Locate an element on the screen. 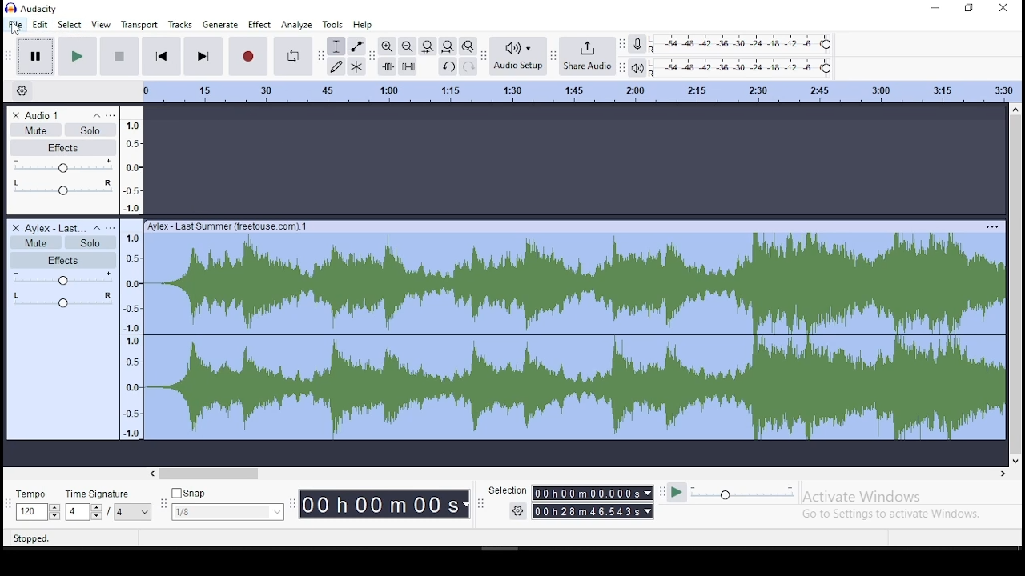 This screenshot has width=1025, height=576. open menu is located at coordinates (113, 227).